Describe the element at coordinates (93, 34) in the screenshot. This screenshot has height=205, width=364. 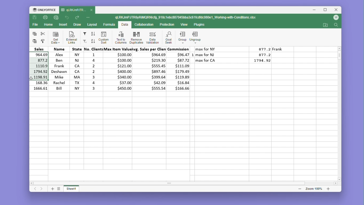
I see `sort ascending` at that location.